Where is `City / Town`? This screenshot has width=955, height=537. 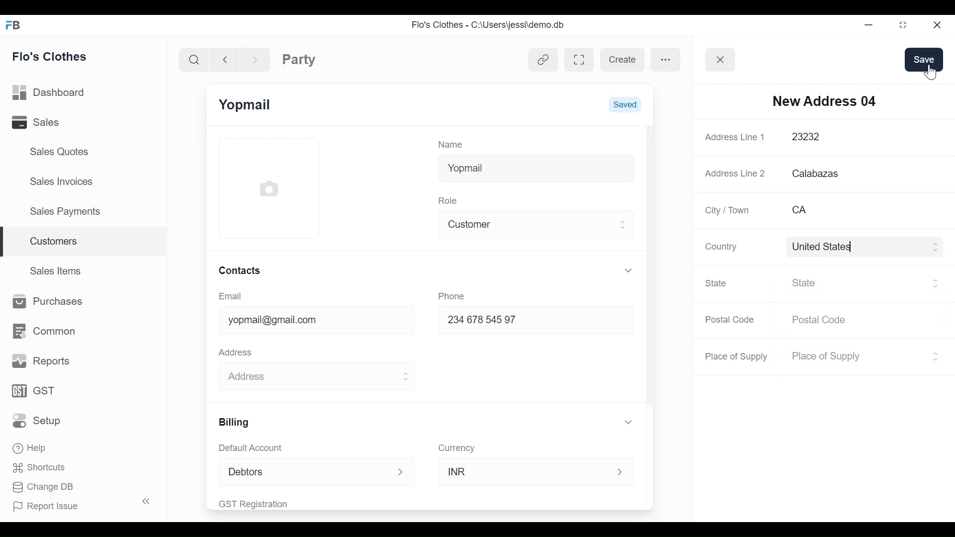
City / Town is located at coordinates (728, 210).